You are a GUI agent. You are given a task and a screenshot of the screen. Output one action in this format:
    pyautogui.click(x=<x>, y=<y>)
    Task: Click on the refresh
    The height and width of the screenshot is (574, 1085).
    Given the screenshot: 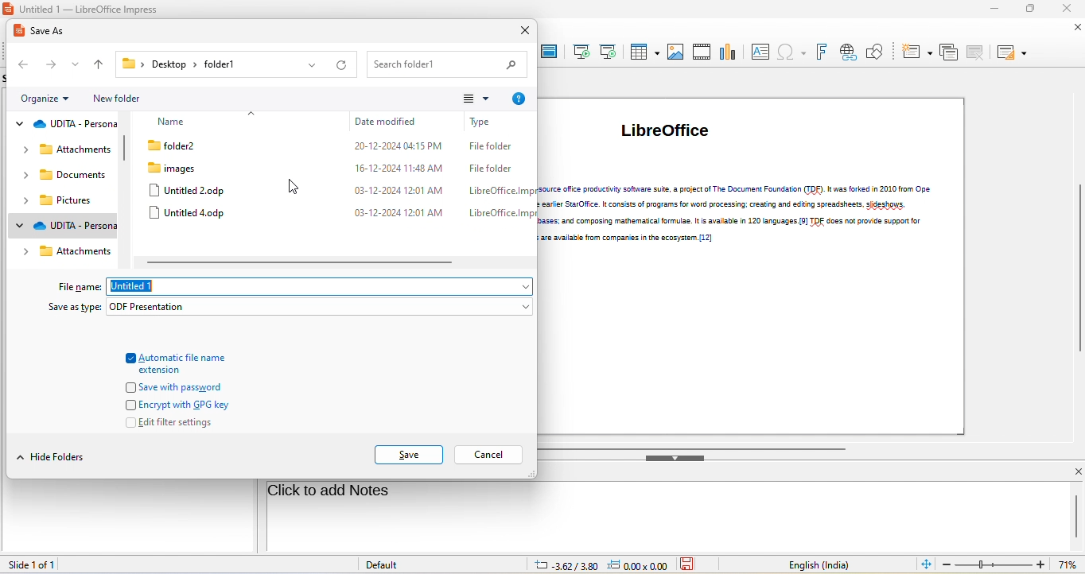 What is the action you would take?
    pyautogui.click(x=340, y=66)
    